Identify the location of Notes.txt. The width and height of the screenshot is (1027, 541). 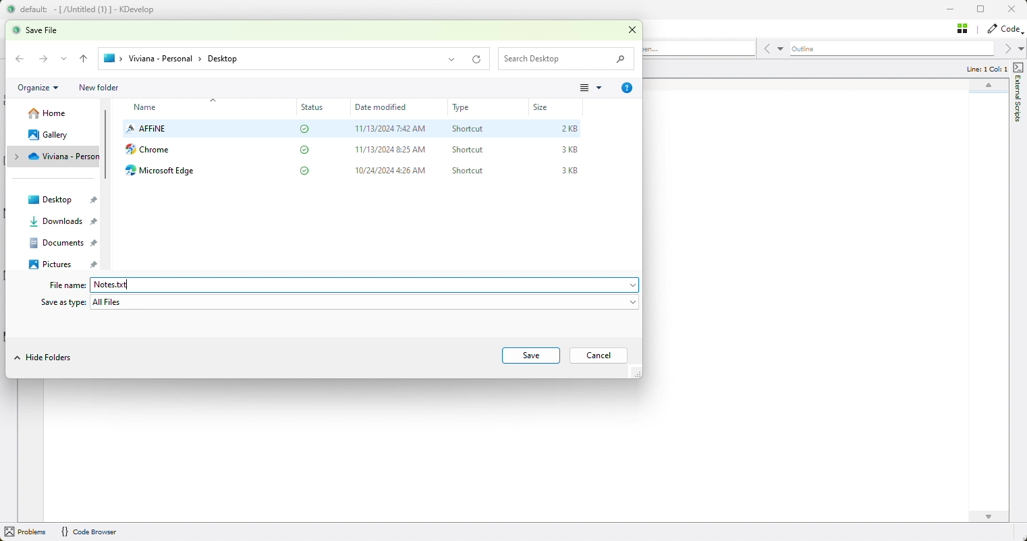
(111, 285).